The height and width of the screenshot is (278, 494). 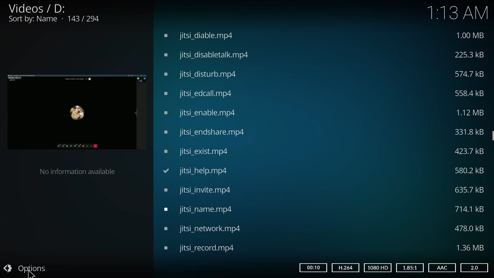 What do you see at coordinates (468, 152) in the screenshot?
I see `size` at bounding box center [468, 152].